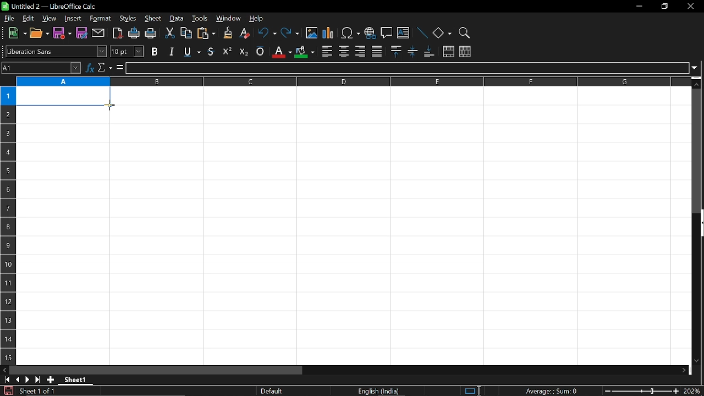  What do you see at coordinates (62, 34) in the screenshot?
I see `save` at bounding box center [62, 34].